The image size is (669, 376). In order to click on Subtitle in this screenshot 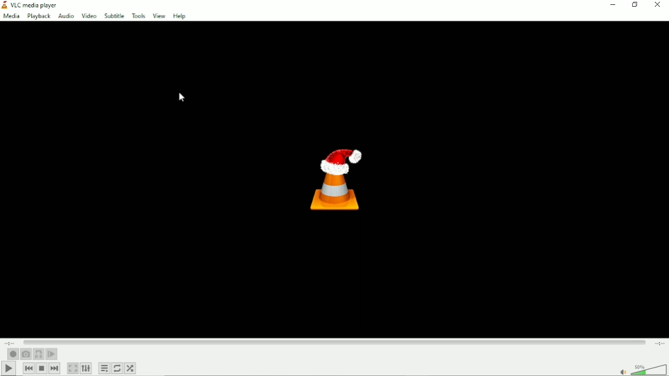, I will do `click(114, 15)`.